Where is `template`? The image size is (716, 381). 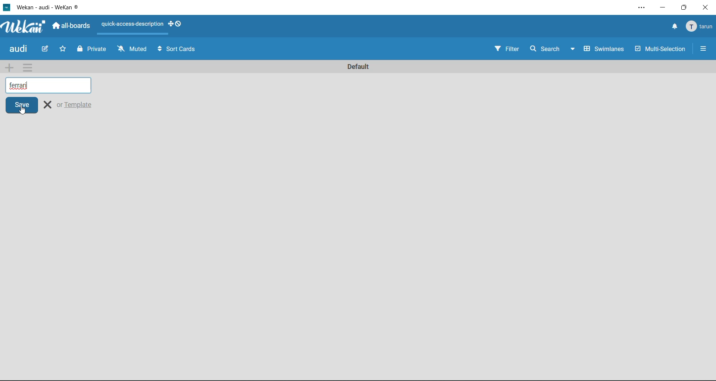 template is located at coordinates (78, 104).